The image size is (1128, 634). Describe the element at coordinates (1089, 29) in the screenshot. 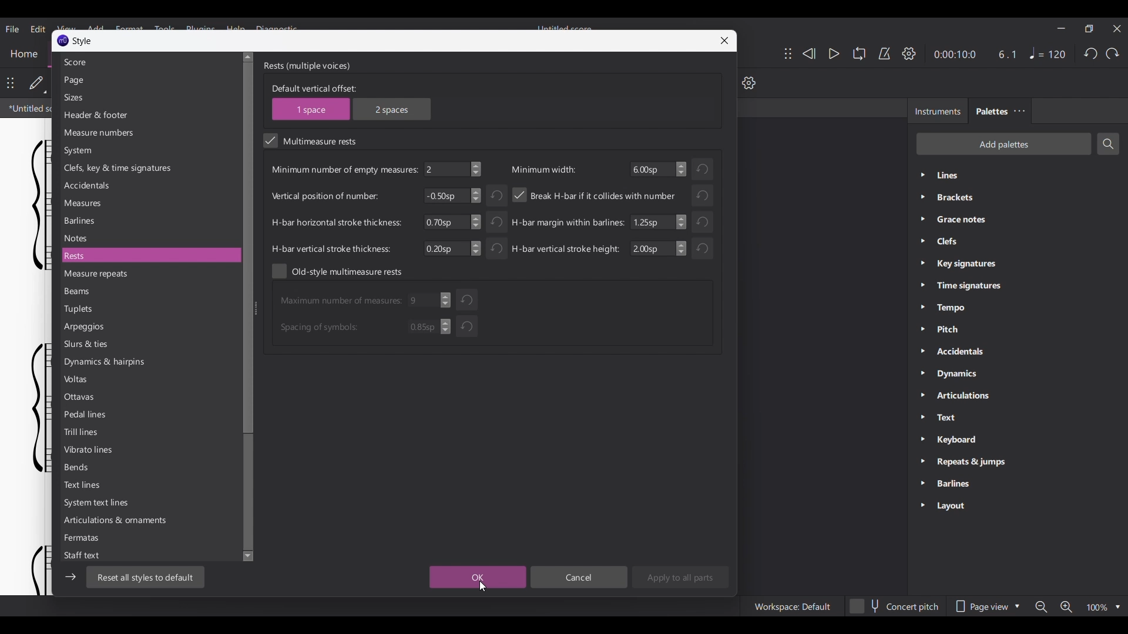

I see `Show interface in a smaller tab` at that location.